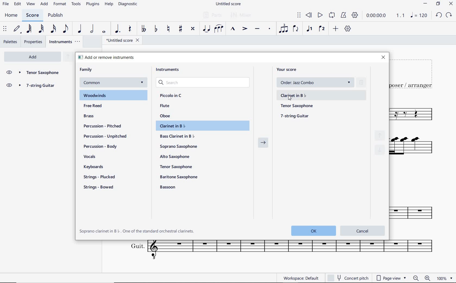 This screenshot has width=456, height=283. Describe the element at coordinates (301, 278) in the screenshot. I see `workspace default` at that location.